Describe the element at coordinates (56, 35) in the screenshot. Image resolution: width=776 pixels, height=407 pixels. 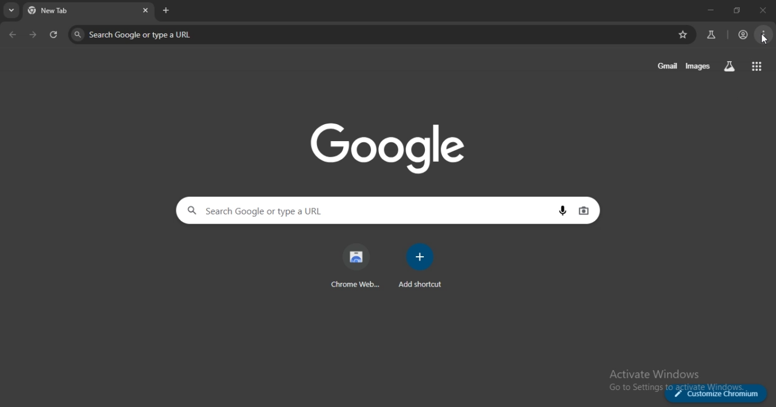
I see `reload page` at that location.